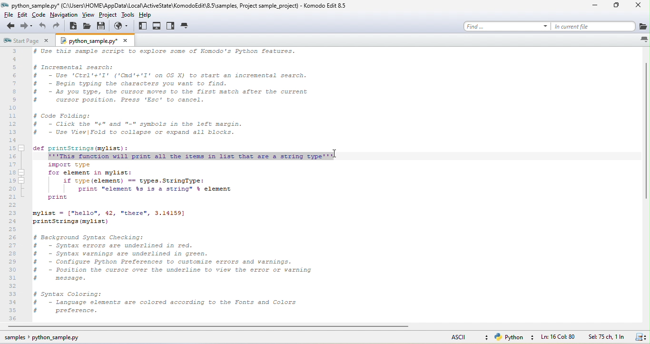 The width and height of the screenshot is (650, 344). What do you see at coordinates (463, 338) in the screenshot?
I see `ascii` at bounding box center [463, 338].